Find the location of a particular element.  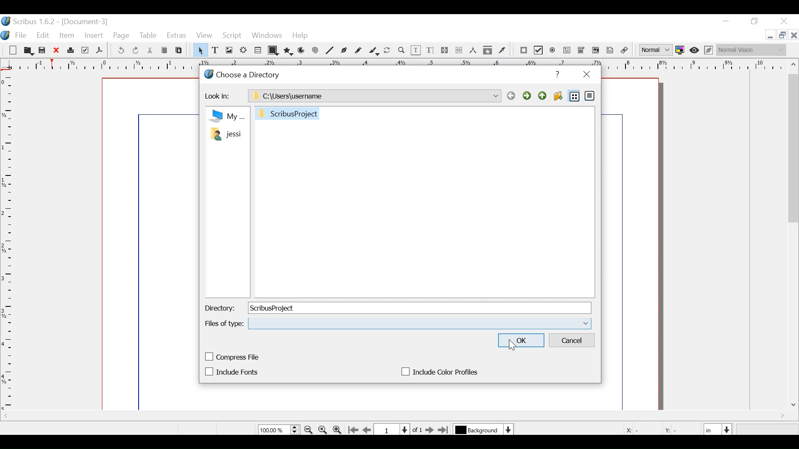

Unlink text frame is located at coordinates (459, 50).